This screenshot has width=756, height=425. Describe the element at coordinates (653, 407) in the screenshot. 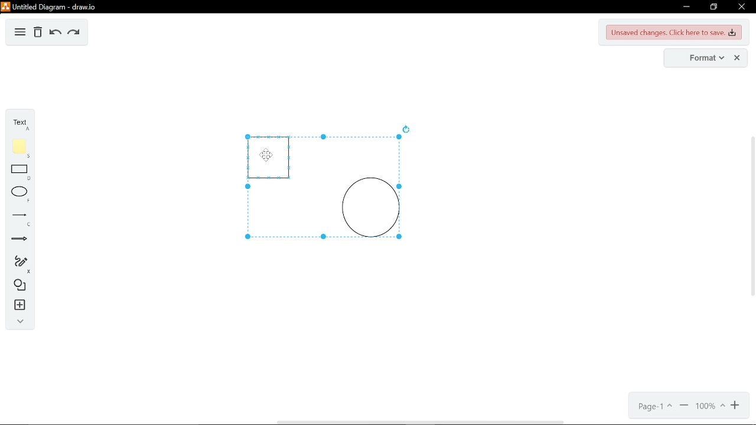

I see `current page` at that location.